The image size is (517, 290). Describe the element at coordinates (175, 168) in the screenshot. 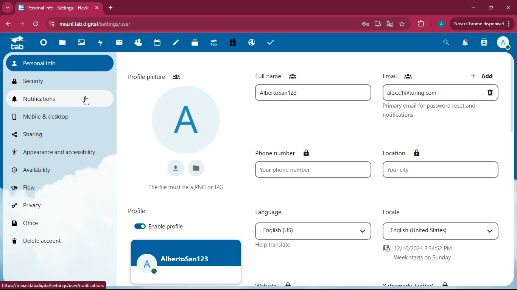

I see `upload` at that location.